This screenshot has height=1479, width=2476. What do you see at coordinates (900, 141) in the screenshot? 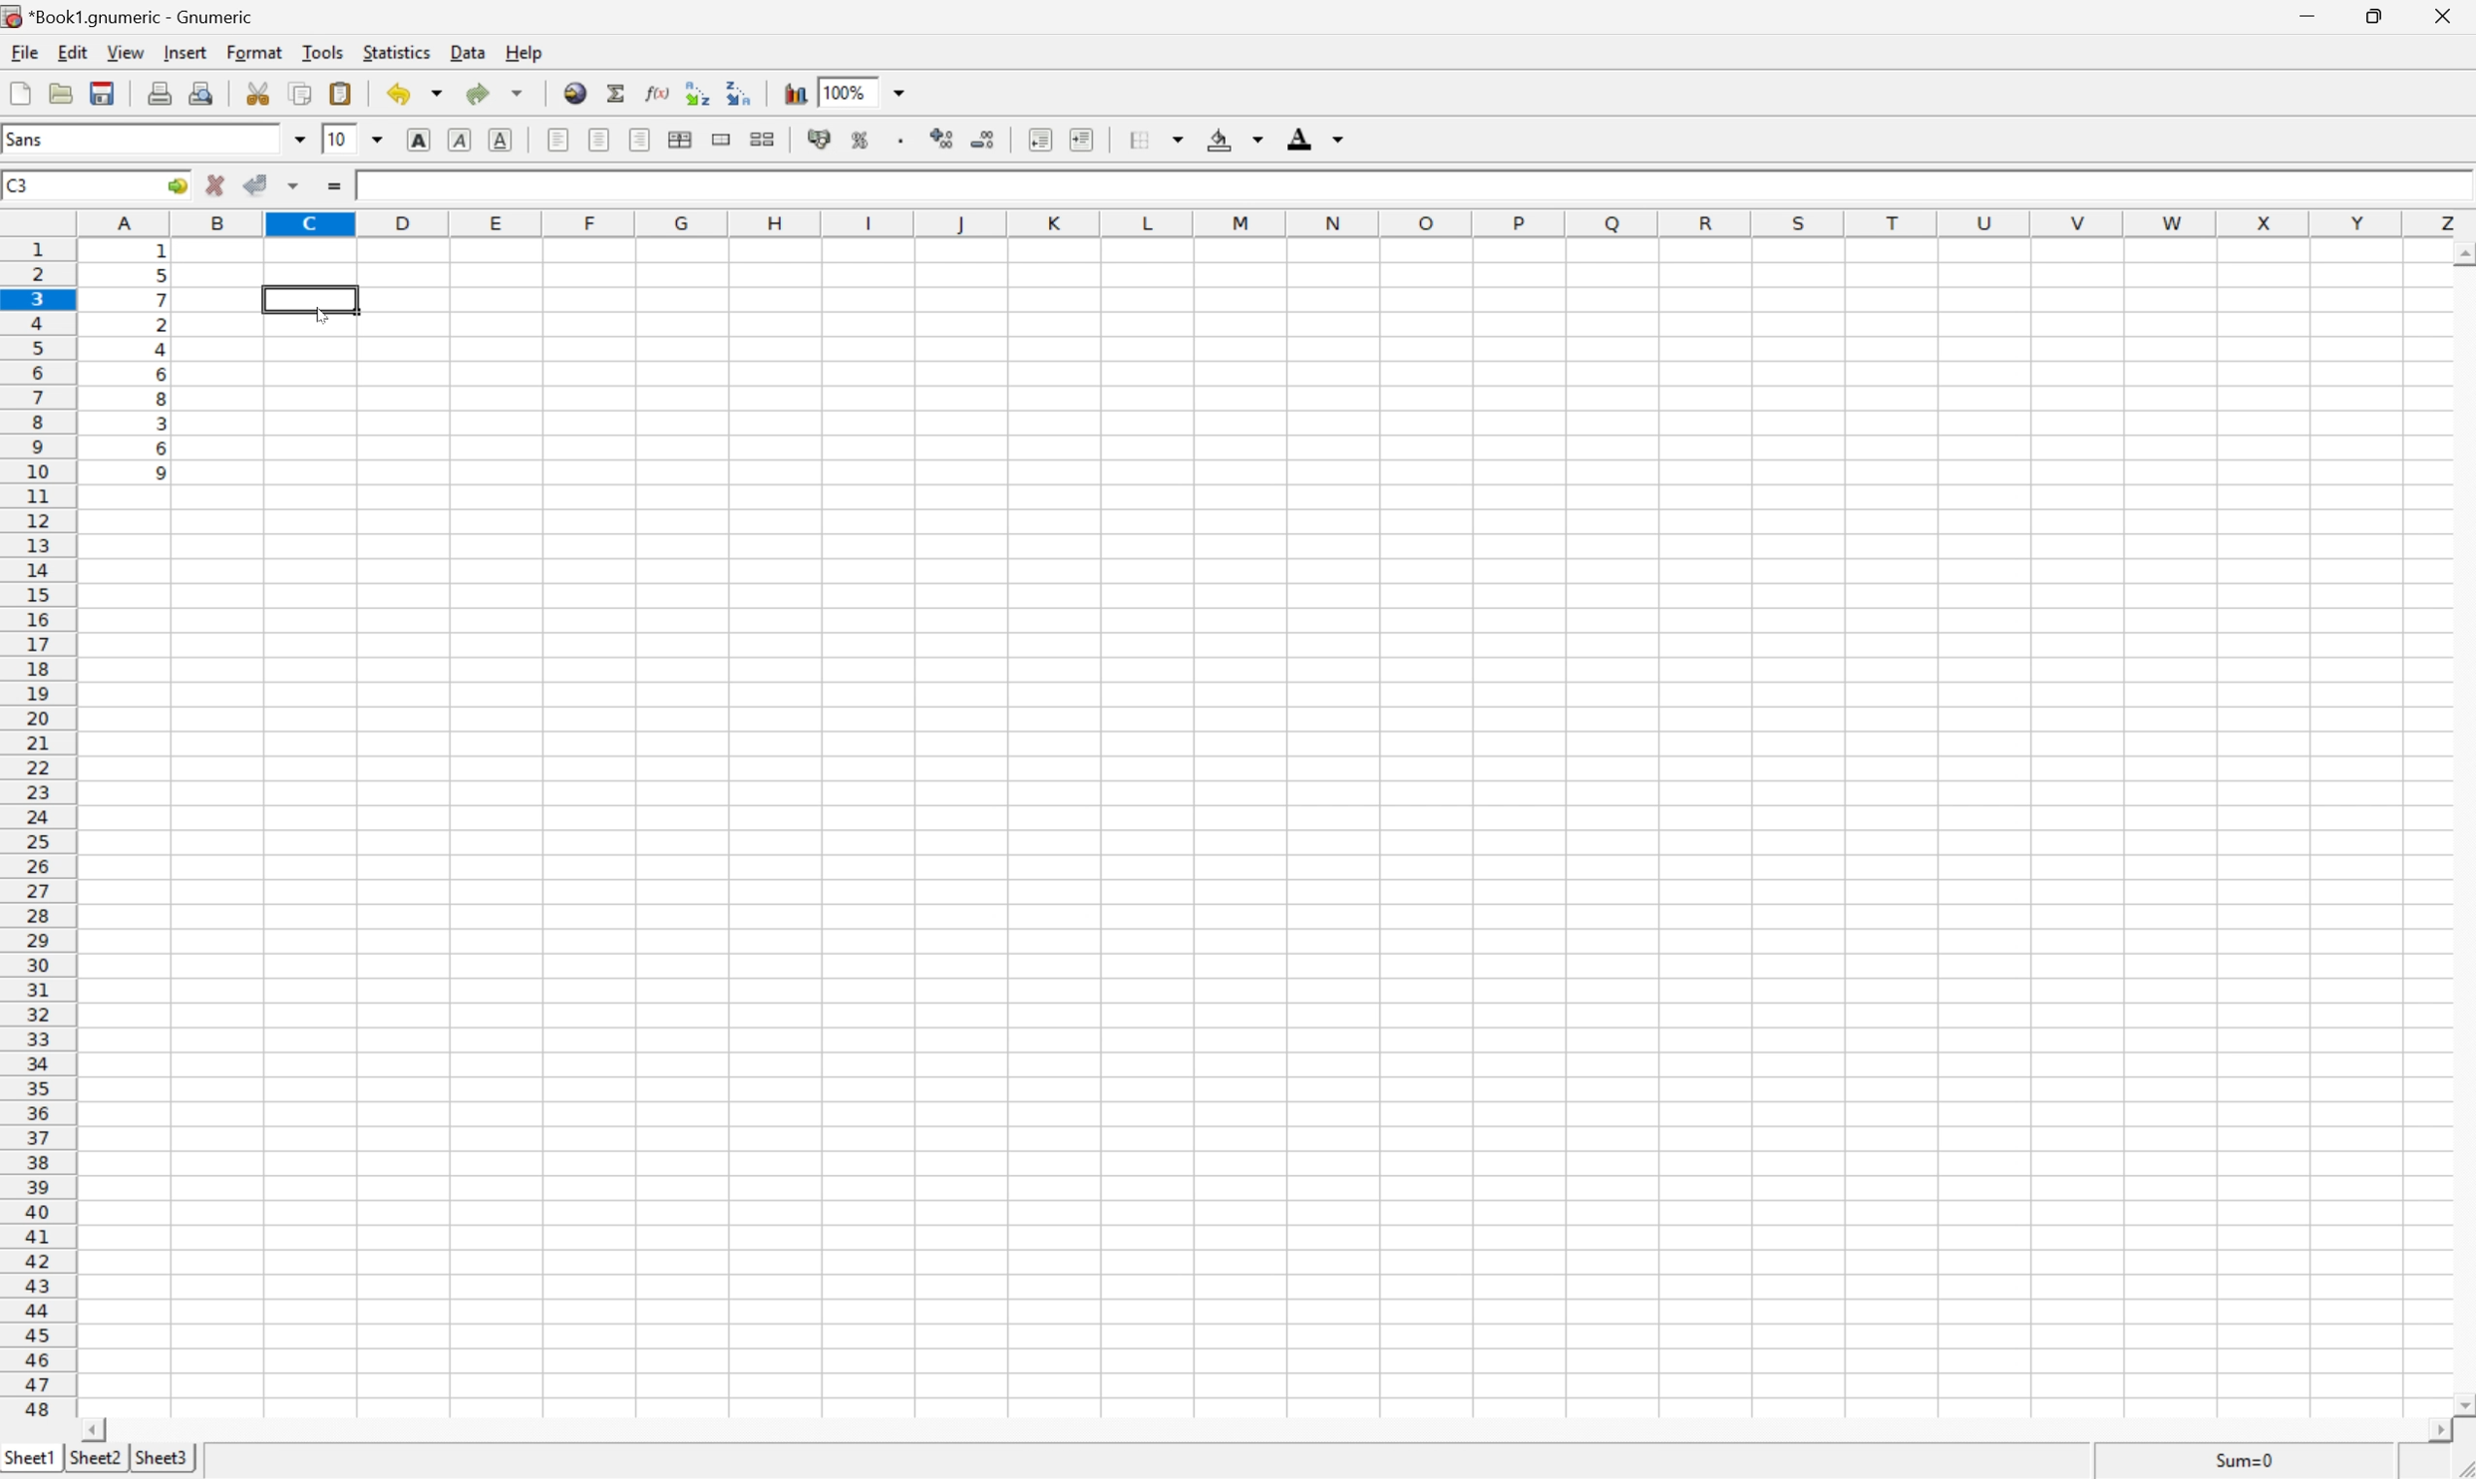
I see `Set the format of the selected cells to include a thousands separator` at bounding box center [900, 141].